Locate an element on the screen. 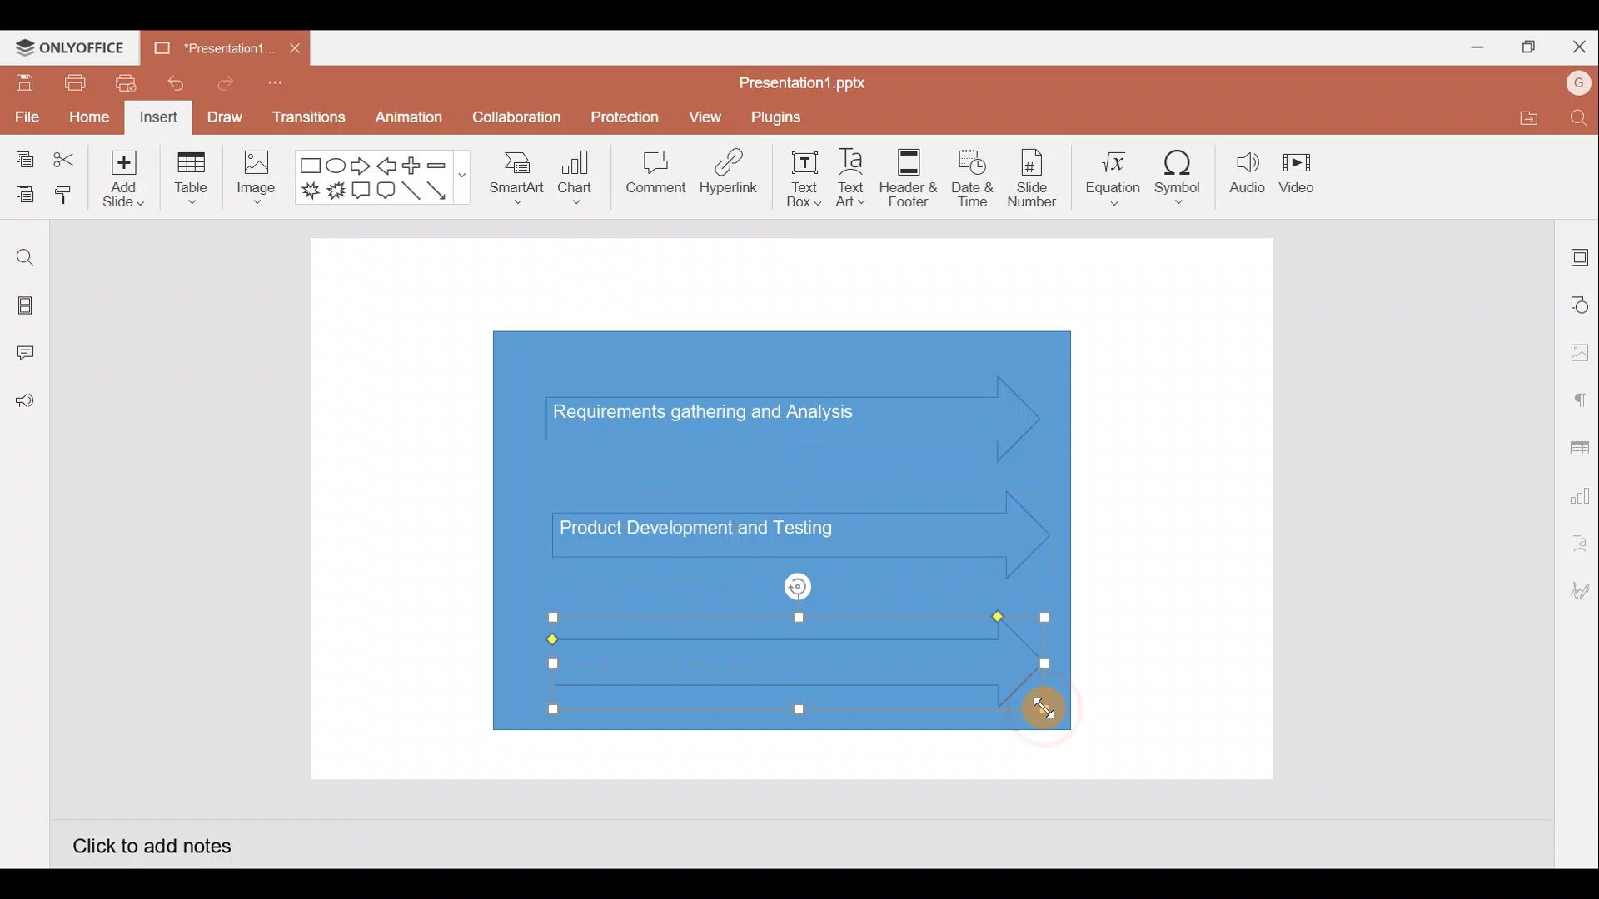 The width and height of the screenshot is (1599, 899). Slide number is located at coordinates (1031, 178).